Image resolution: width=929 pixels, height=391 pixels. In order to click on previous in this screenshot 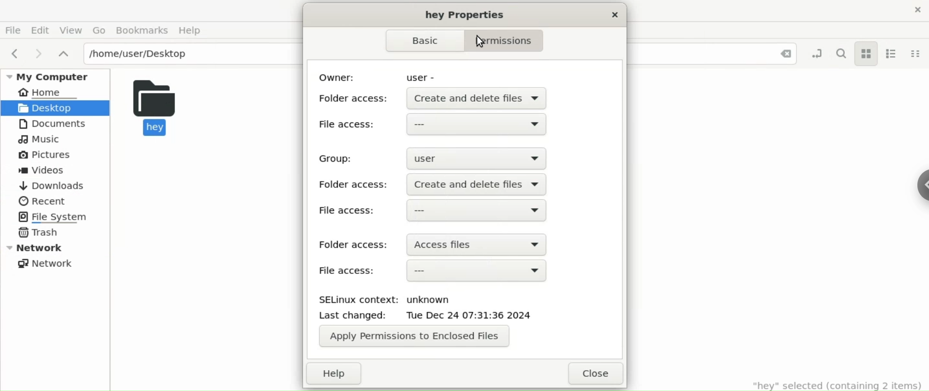, I will do `click(15, 53)`.